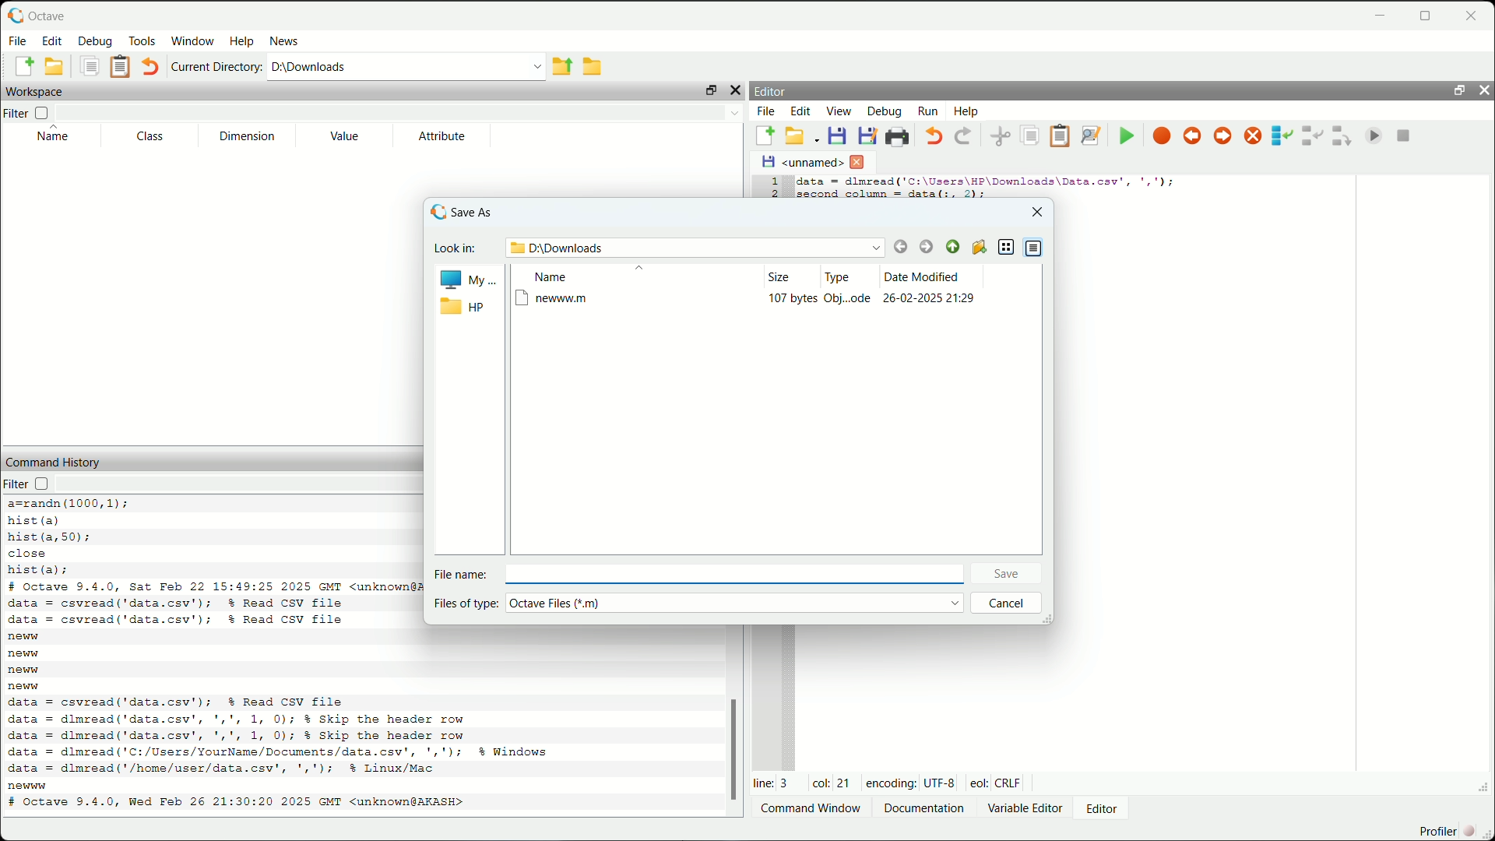  Describe the element at coordinates (970, 113) in the screenshot. I see `help` at that location.